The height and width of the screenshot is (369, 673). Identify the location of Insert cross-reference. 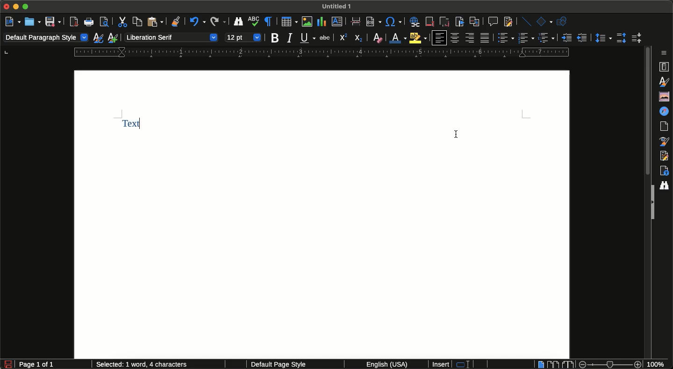
(474, 21).